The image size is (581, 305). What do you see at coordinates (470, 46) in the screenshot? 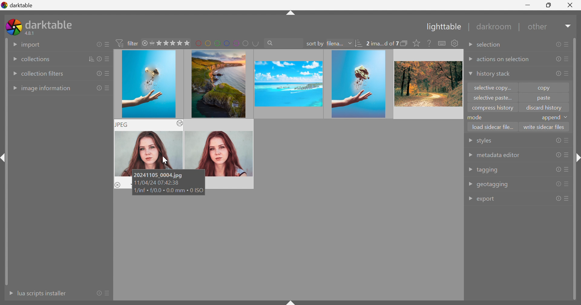
I see `Drop Down` at bounding box center [470, 46].